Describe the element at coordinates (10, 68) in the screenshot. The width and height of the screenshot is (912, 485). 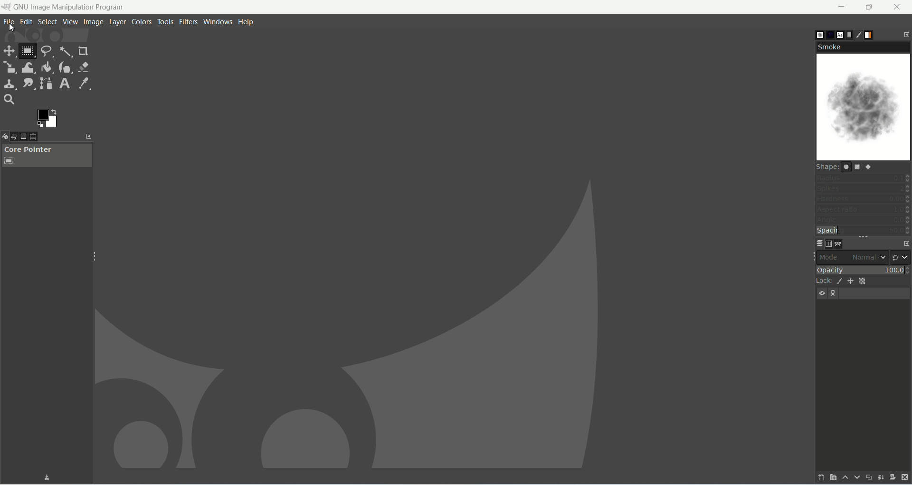
I see `scale tool` at that location.